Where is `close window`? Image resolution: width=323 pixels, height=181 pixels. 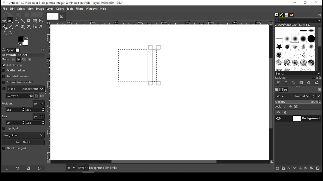
close window is located at coordinates (316, 3).